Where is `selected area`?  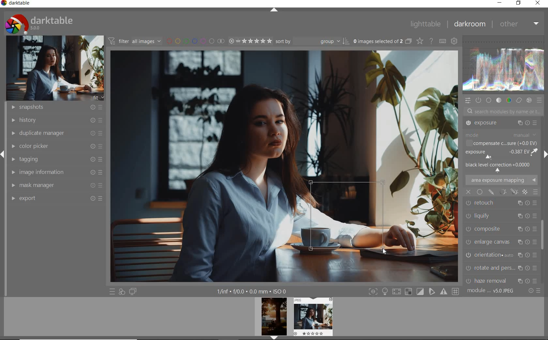
selected area is located at coordinates (347, 216).